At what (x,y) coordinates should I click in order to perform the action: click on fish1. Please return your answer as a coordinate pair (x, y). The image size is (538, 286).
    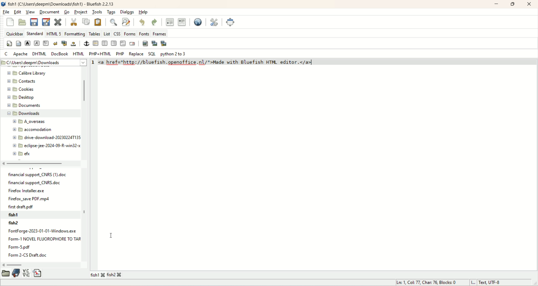
    Looking at the image, I should click on (41, 215).